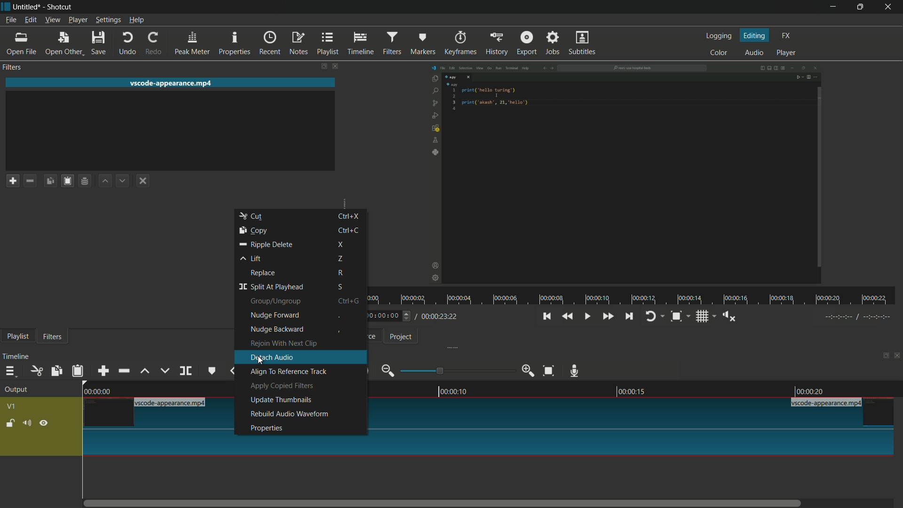  What do you see at coordinates (12, 371) in the screenshot?
I see `timeline menu` at bounding box center [12, 371].